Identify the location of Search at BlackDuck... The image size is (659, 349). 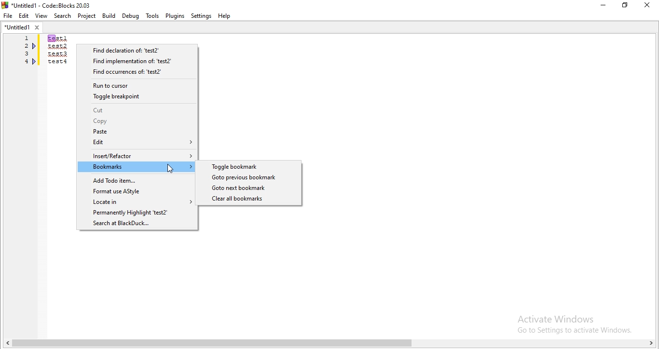
(137, 224).